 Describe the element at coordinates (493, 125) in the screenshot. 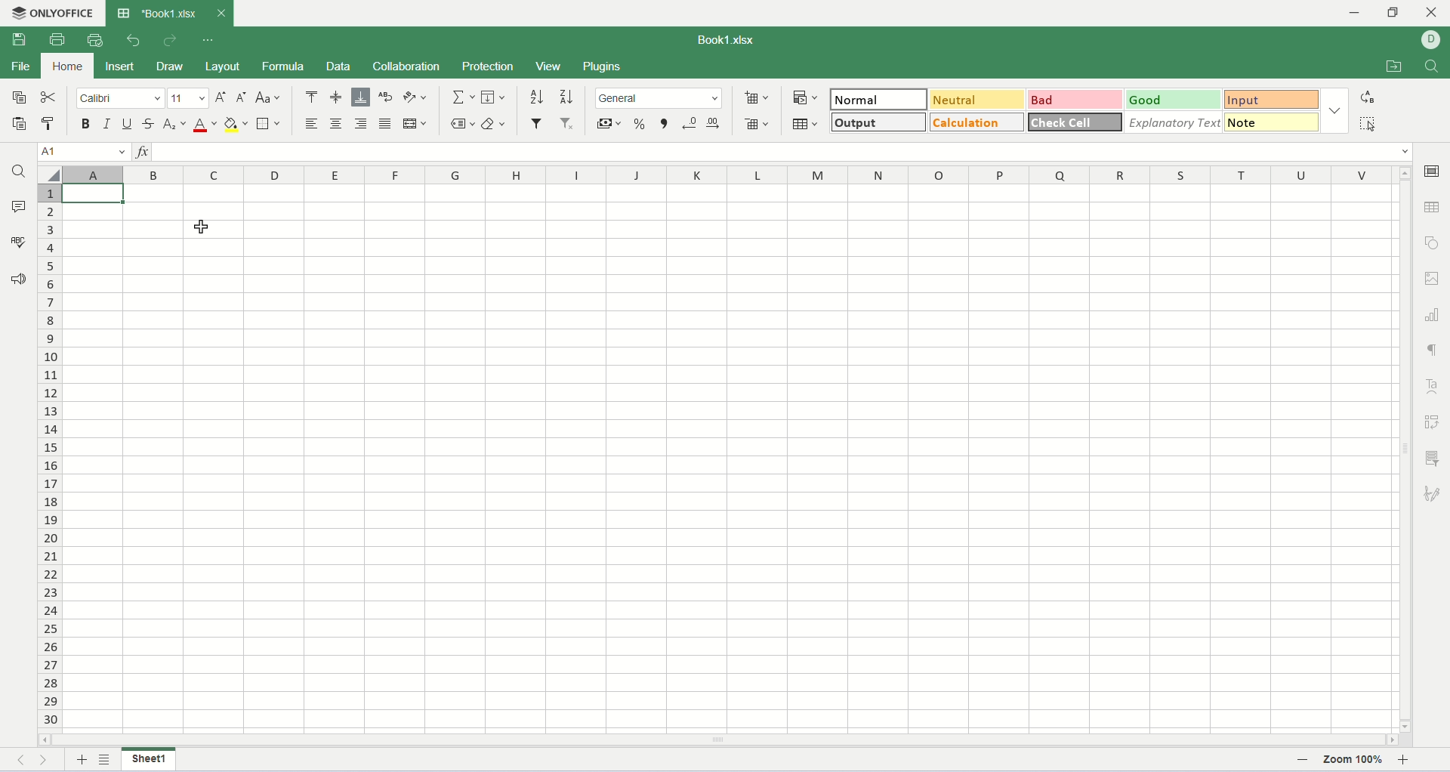

I see `clear` at that location.